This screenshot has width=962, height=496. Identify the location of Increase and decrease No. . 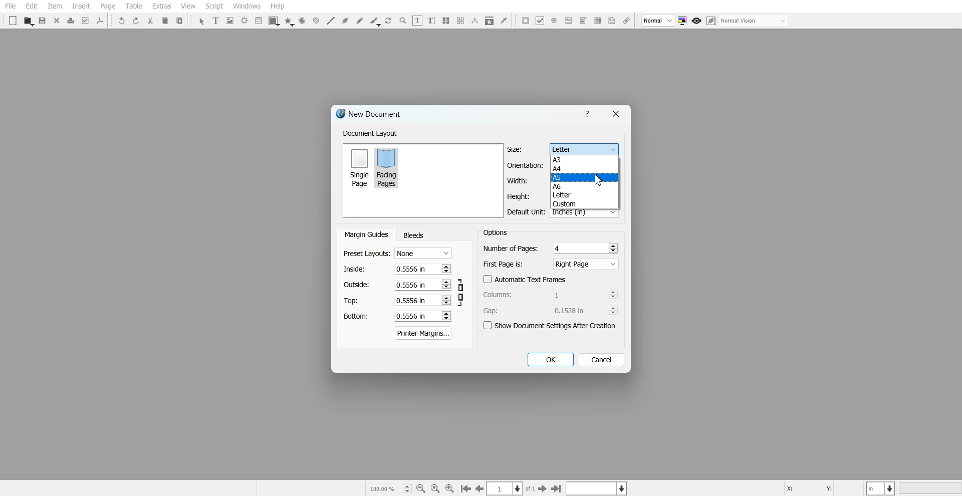
(613, 247).